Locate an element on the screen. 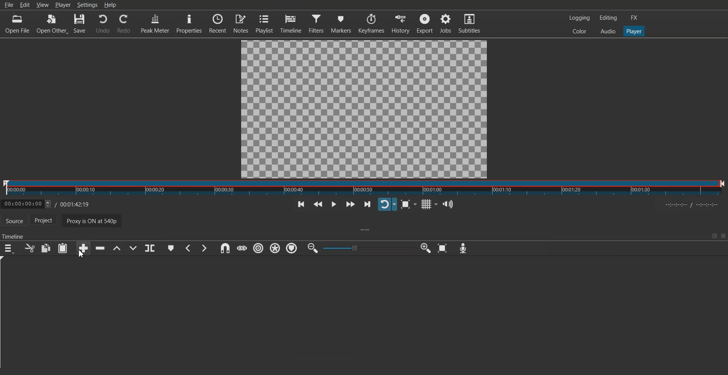  Ripple is located at coordinates (259, 248).